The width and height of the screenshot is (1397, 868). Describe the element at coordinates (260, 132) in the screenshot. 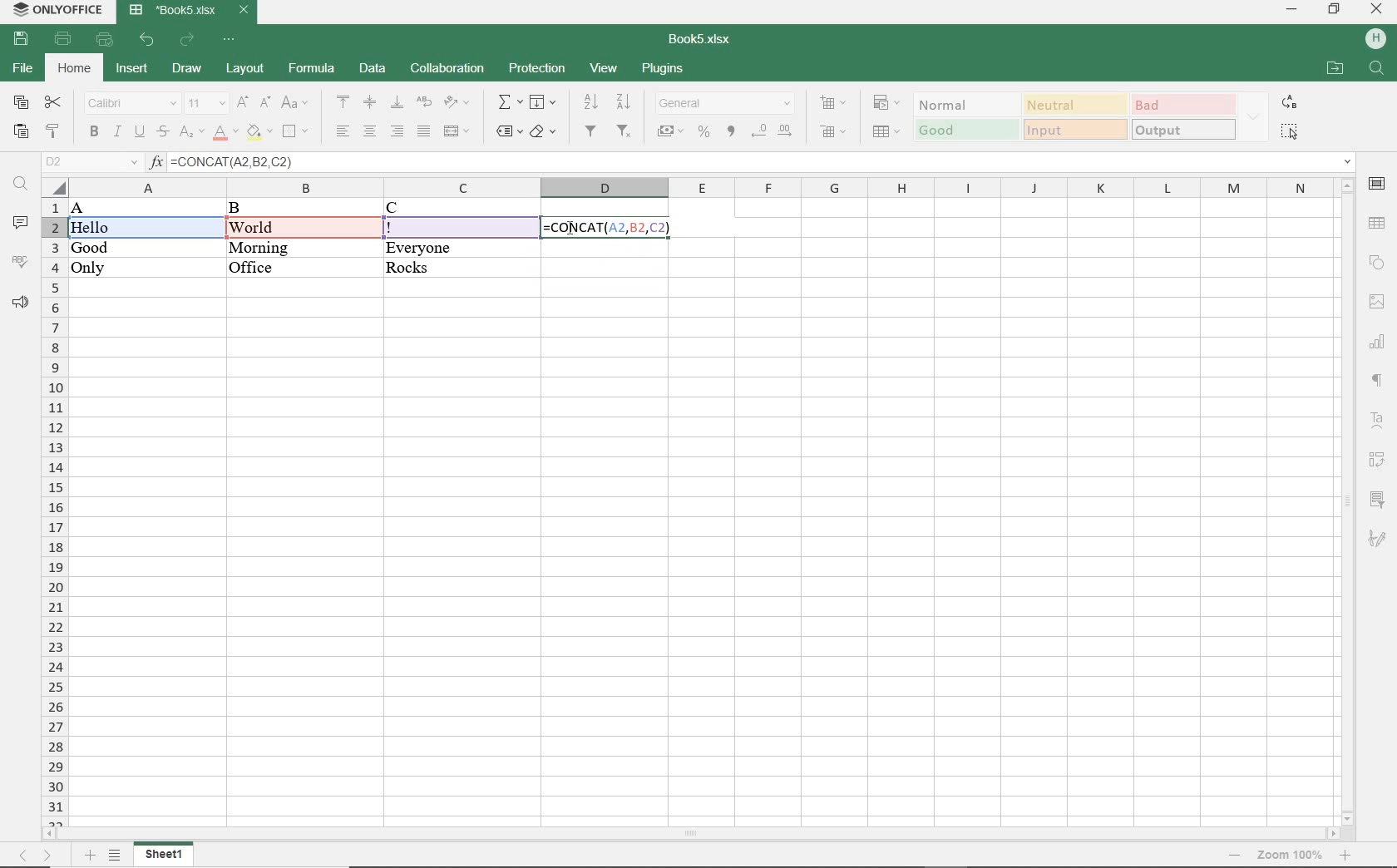

I see `FILL COLOR` at that location.